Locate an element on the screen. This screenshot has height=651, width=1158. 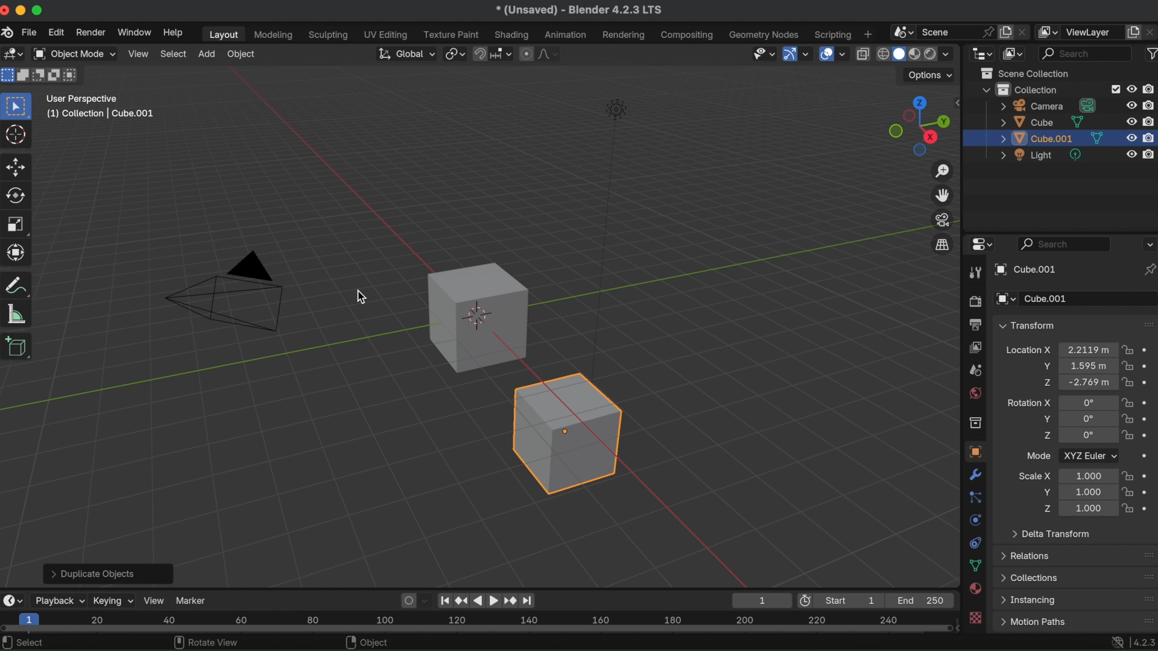
modelling is located at coordinates (274, 36).